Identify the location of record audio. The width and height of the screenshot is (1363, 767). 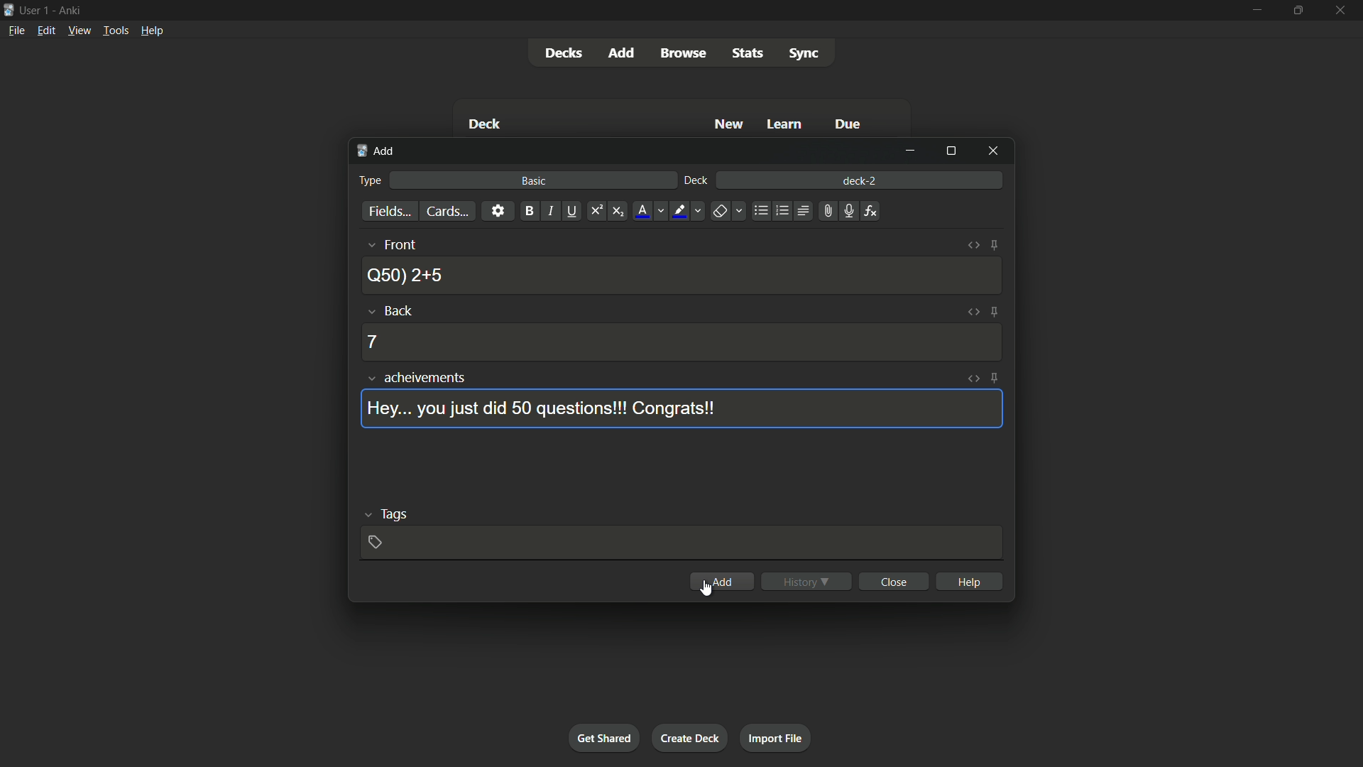
(848, 211).